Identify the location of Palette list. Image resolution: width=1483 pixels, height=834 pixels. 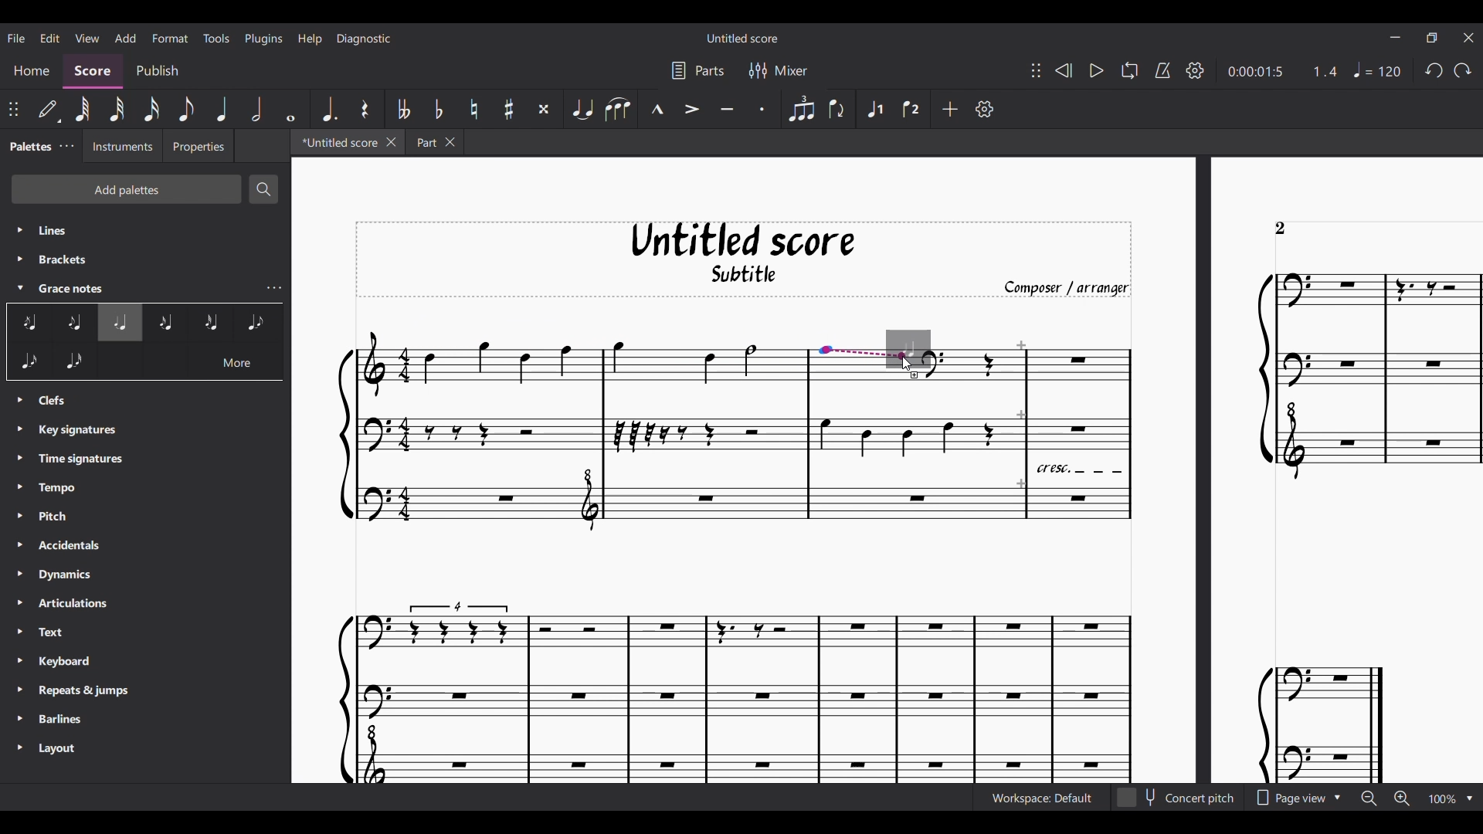
(147, 258).